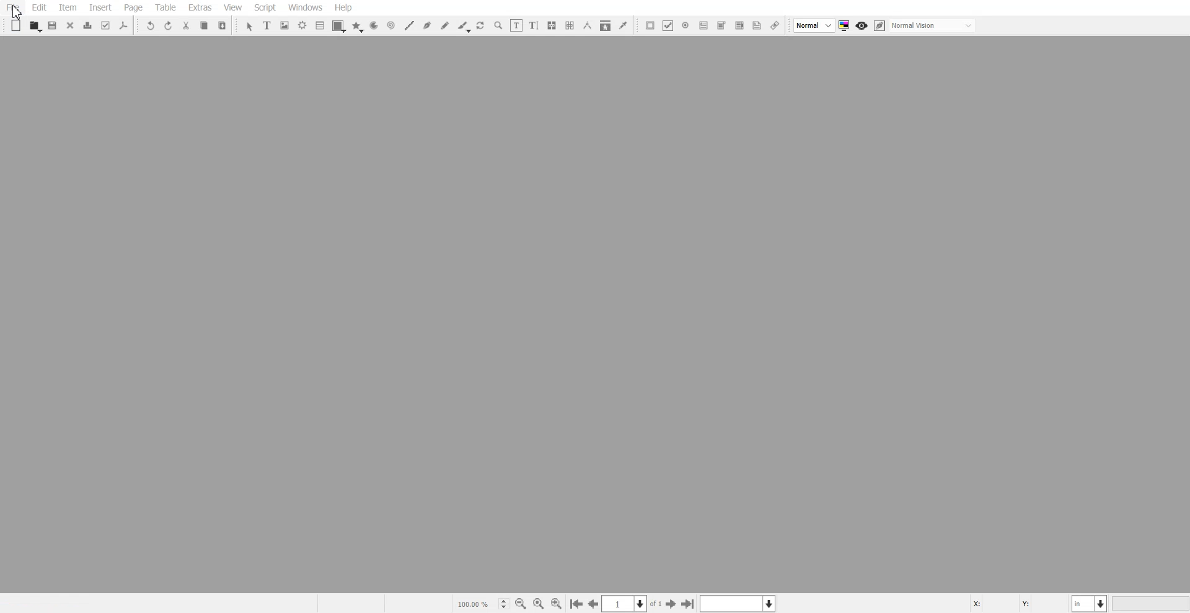 The height and width of the screenshot is (613, 1190). Describe the element at coordinates (358, 27) in the screenshot. I see `Polygon` at that location.